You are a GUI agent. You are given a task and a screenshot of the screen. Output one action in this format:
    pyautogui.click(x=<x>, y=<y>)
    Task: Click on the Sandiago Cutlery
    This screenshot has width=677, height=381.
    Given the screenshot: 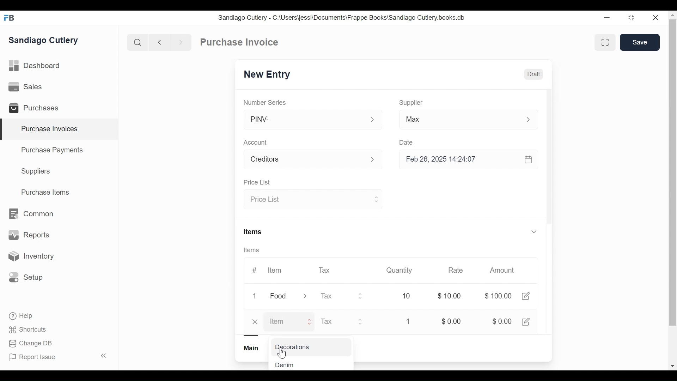 What is the action you would take?
    pyautogui.click(x=44, y=41)
    